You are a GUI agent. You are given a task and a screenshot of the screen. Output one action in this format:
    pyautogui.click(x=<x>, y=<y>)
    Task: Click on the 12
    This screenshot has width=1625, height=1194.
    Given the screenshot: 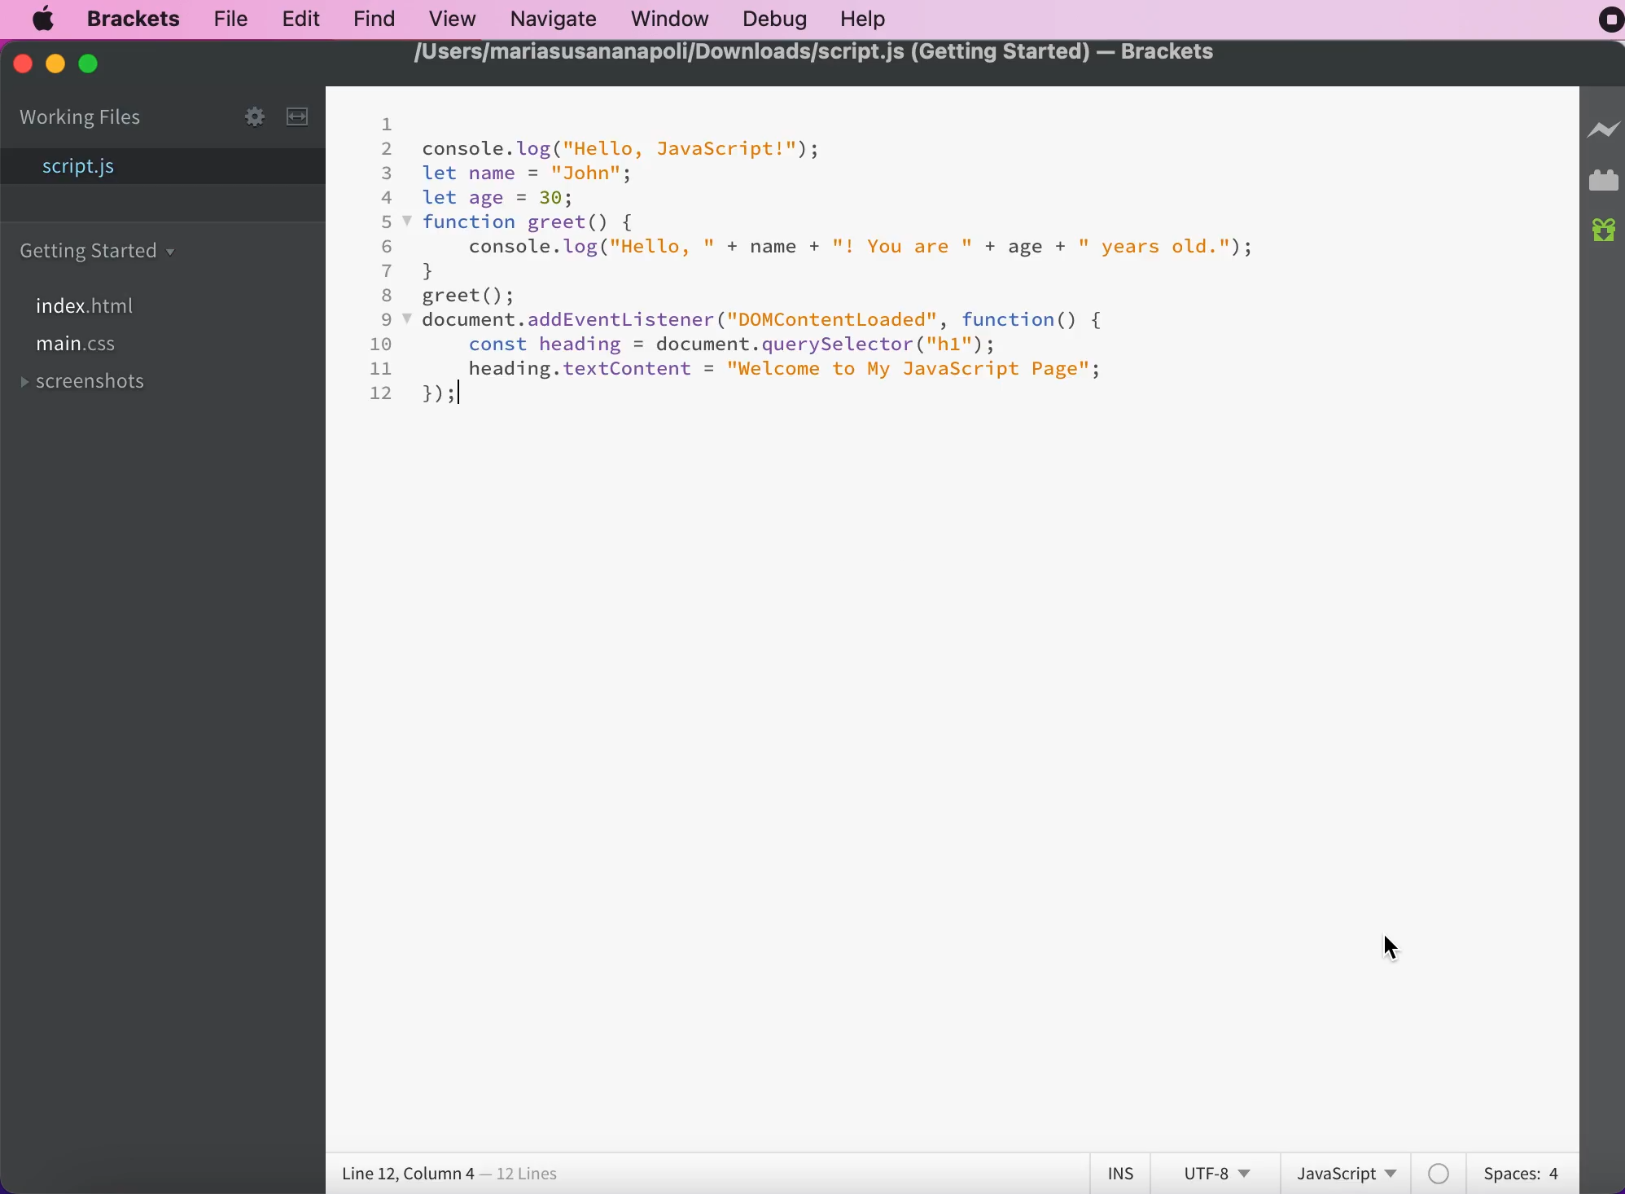 What is the action you would take?
    pyautogui.click(x=383, y=393)
    